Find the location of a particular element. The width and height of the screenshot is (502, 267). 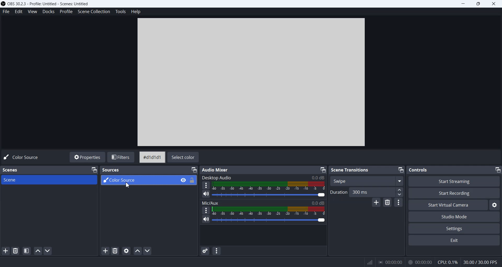

Lock is located at coordinates (192, 180).